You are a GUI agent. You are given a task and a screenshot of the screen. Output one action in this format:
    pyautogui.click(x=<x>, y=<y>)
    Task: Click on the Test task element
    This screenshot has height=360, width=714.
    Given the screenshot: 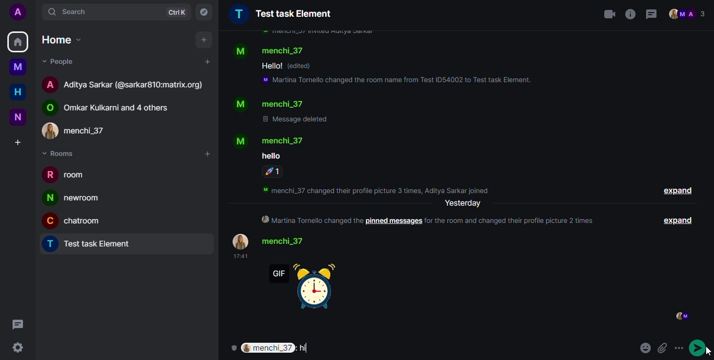 What is the action you would take?
    pyautogui.click(x=281, y=14)
    